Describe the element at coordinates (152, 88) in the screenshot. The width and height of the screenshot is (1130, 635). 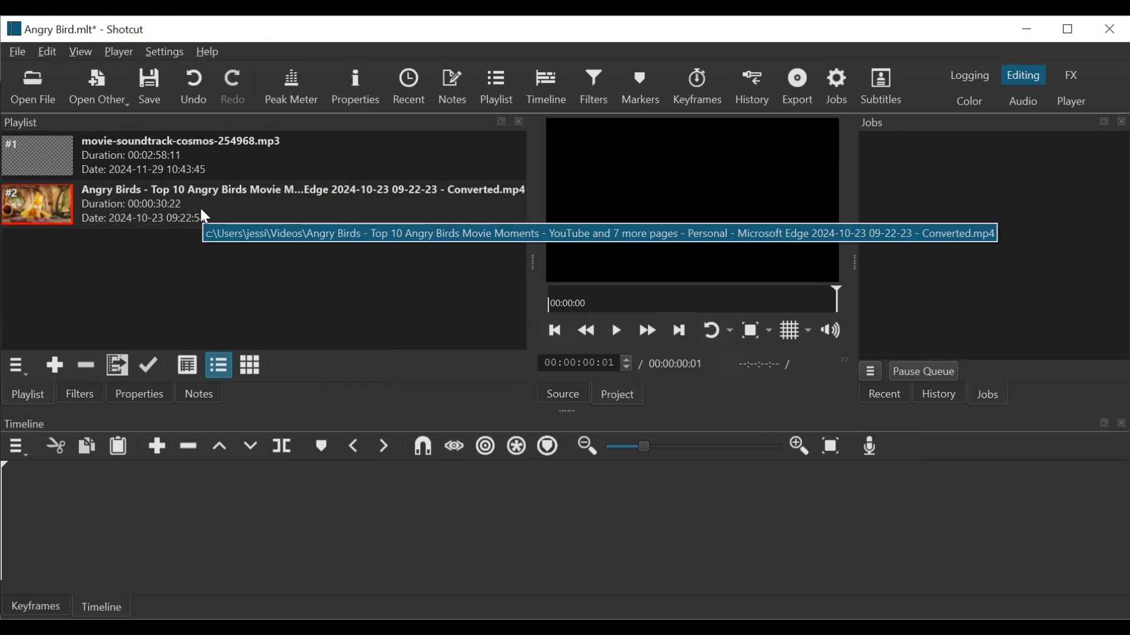
I see `Save` at that location.